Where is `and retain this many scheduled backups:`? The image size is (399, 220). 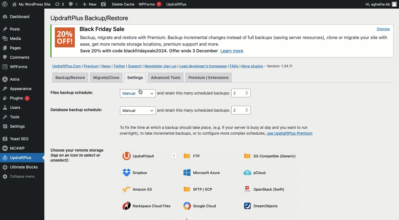
and retain this many scheduled backups: is located at coordinates (194, 111).